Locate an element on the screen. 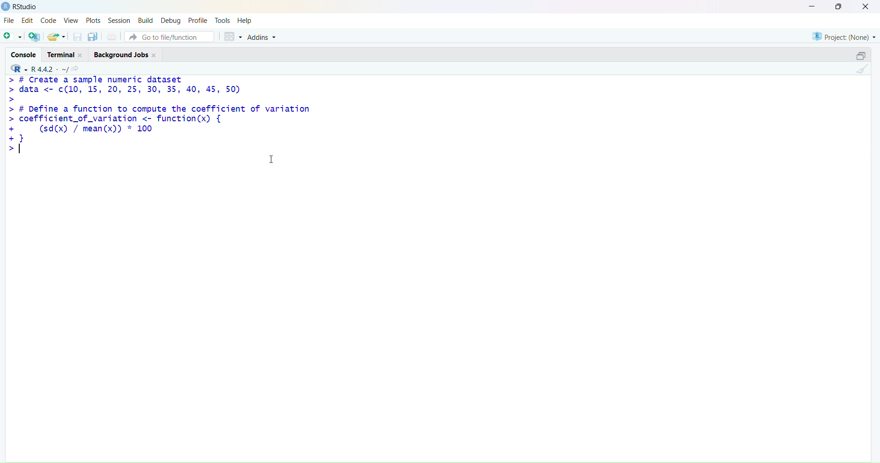  R is located at coordinates (19, 68).